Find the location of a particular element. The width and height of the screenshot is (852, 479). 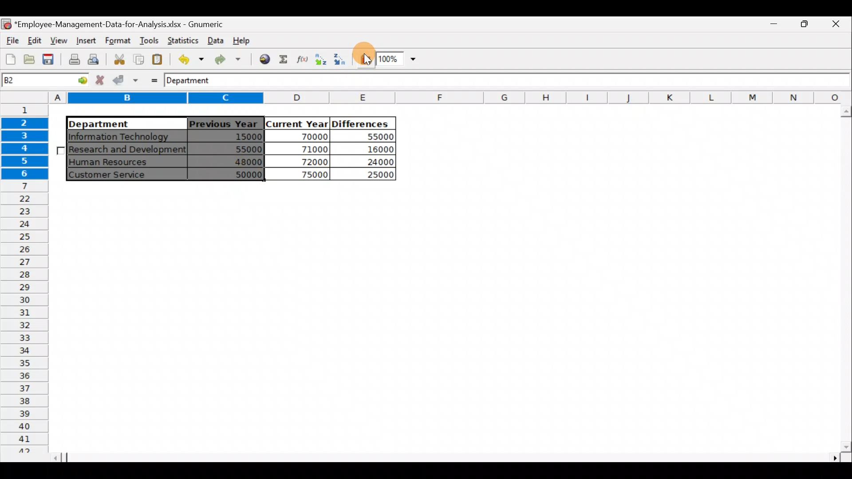

Edit a function in the current cell is located at coordinates (302, 59).